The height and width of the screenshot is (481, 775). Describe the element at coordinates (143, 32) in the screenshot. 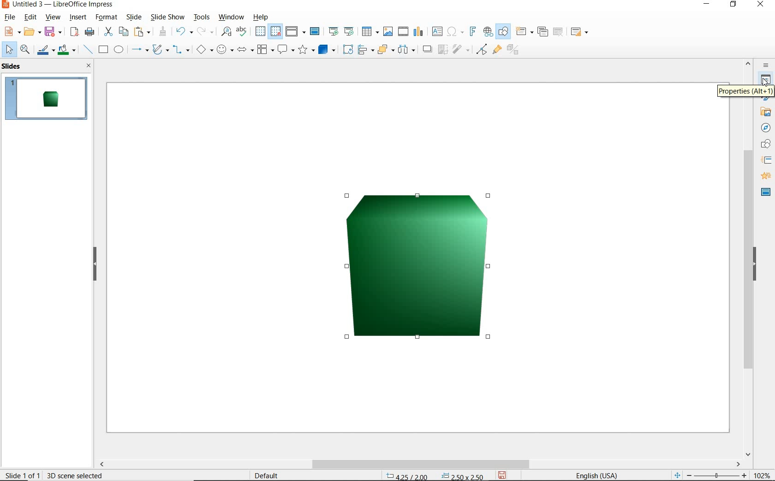

I see `paste` at that location.